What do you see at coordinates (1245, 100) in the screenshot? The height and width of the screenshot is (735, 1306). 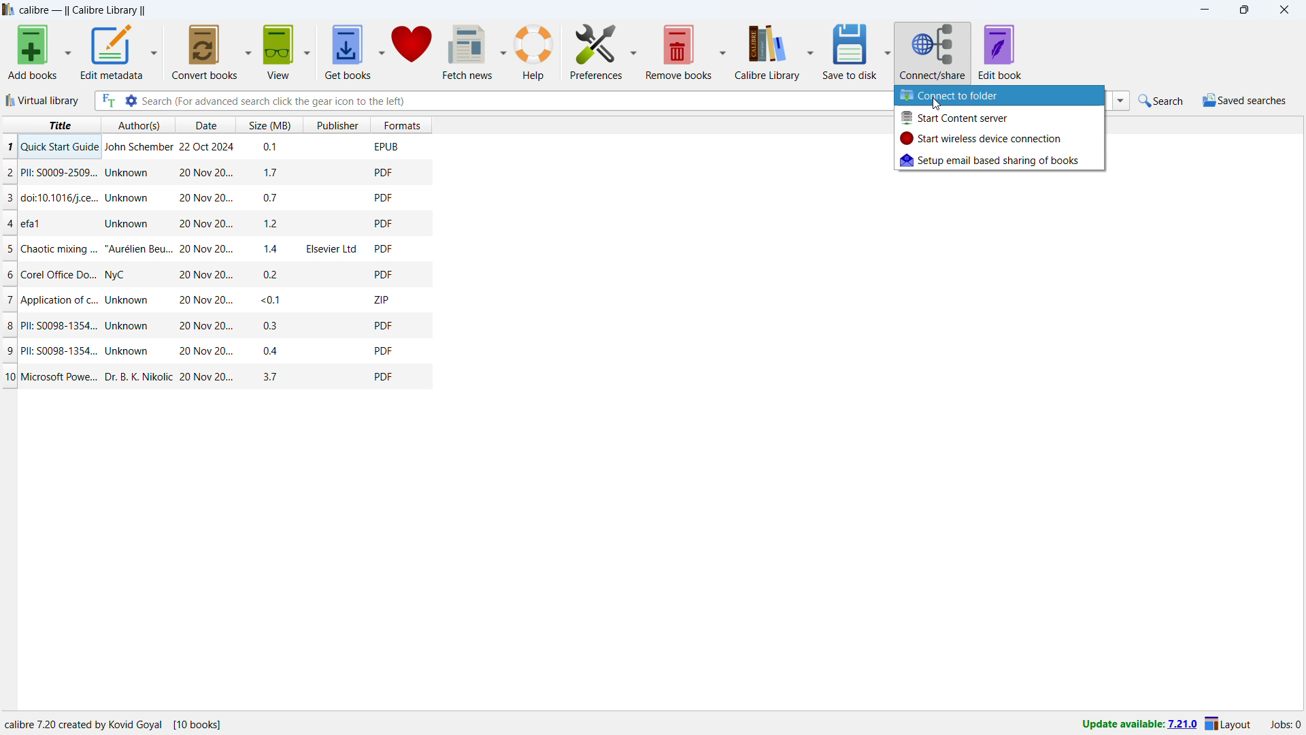 I see `saved searches` at bounding box center [1245, 100].